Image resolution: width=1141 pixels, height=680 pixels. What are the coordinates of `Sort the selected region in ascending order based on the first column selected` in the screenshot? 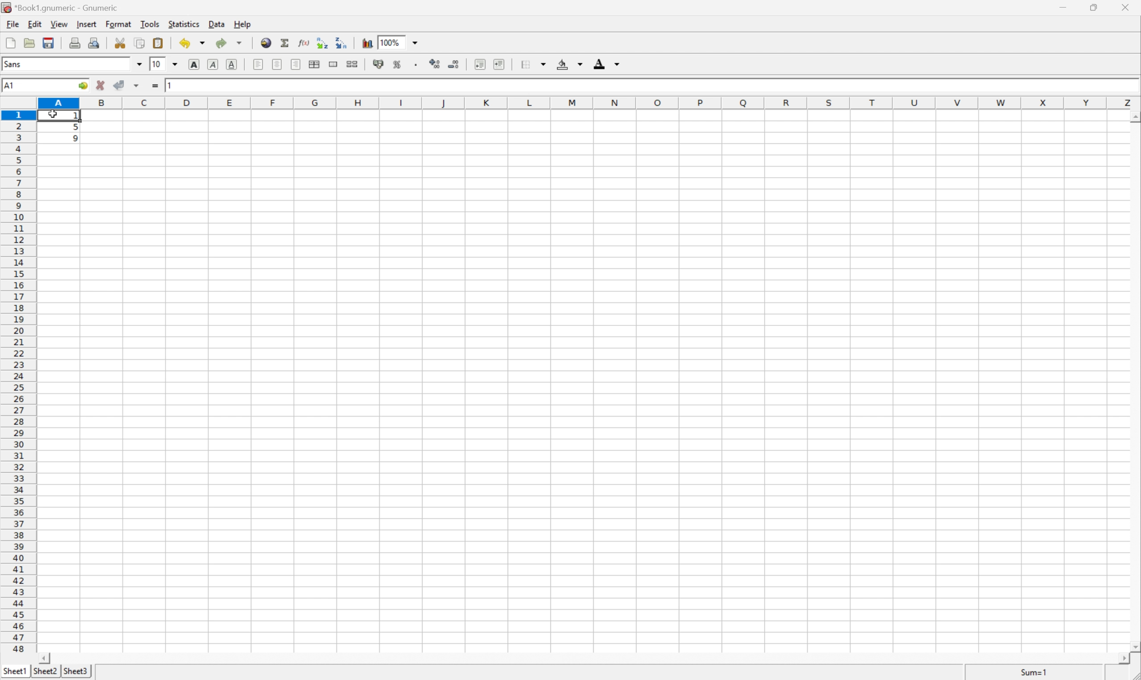 It's located at (323, 42).